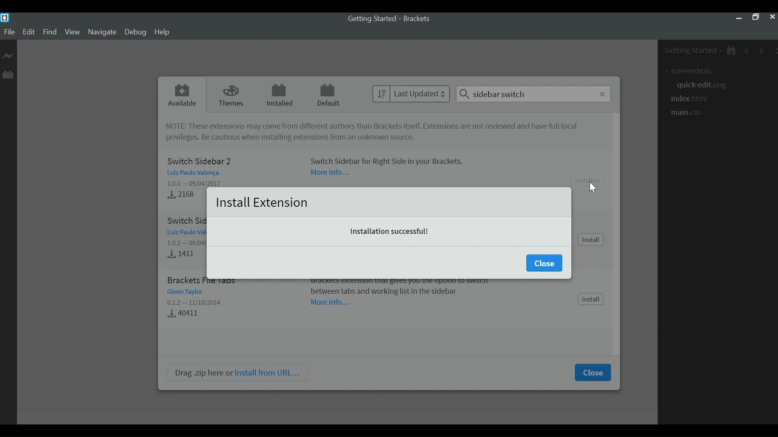 This screenshot has width=778, height=437. I want to click on extensions, so click(696, 70).